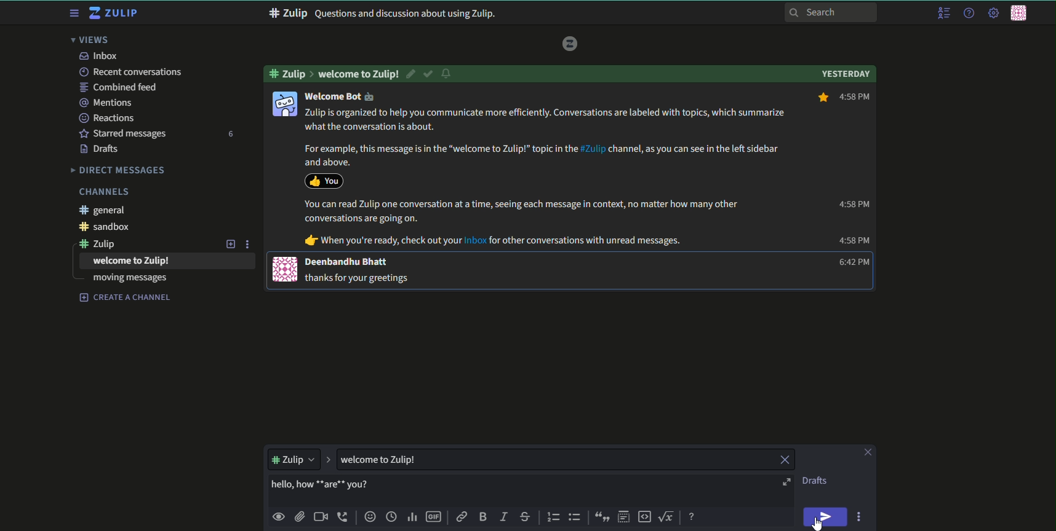 This screenshot has width=1056, height=531. I want to click on preview, so click(279, 516).